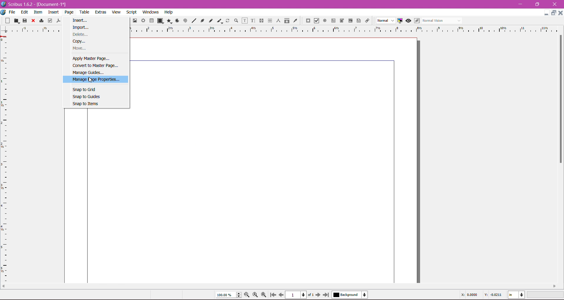  Describe the element at coordinates (4, 11) in the screenshot. I see `Document Options` at that location.